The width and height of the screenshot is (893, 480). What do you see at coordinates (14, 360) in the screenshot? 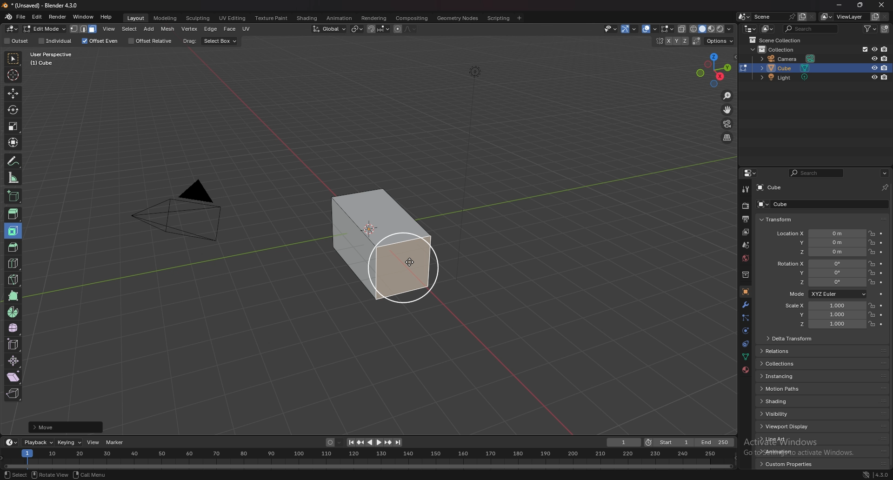
I see `shrink` at bounding box center [14, 360].